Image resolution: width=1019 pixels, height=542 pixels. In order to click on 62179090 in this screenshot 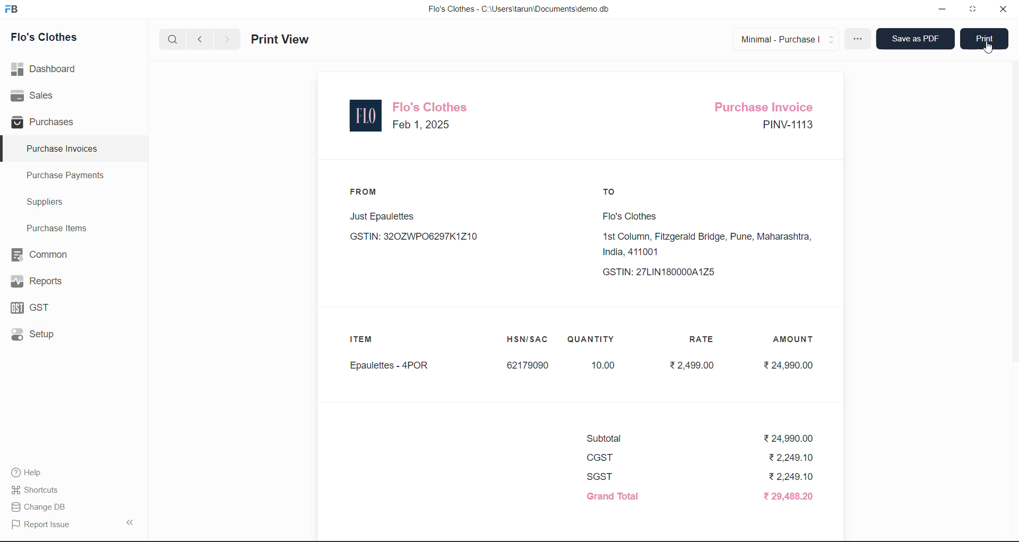, I will do `click(529, 365)`.